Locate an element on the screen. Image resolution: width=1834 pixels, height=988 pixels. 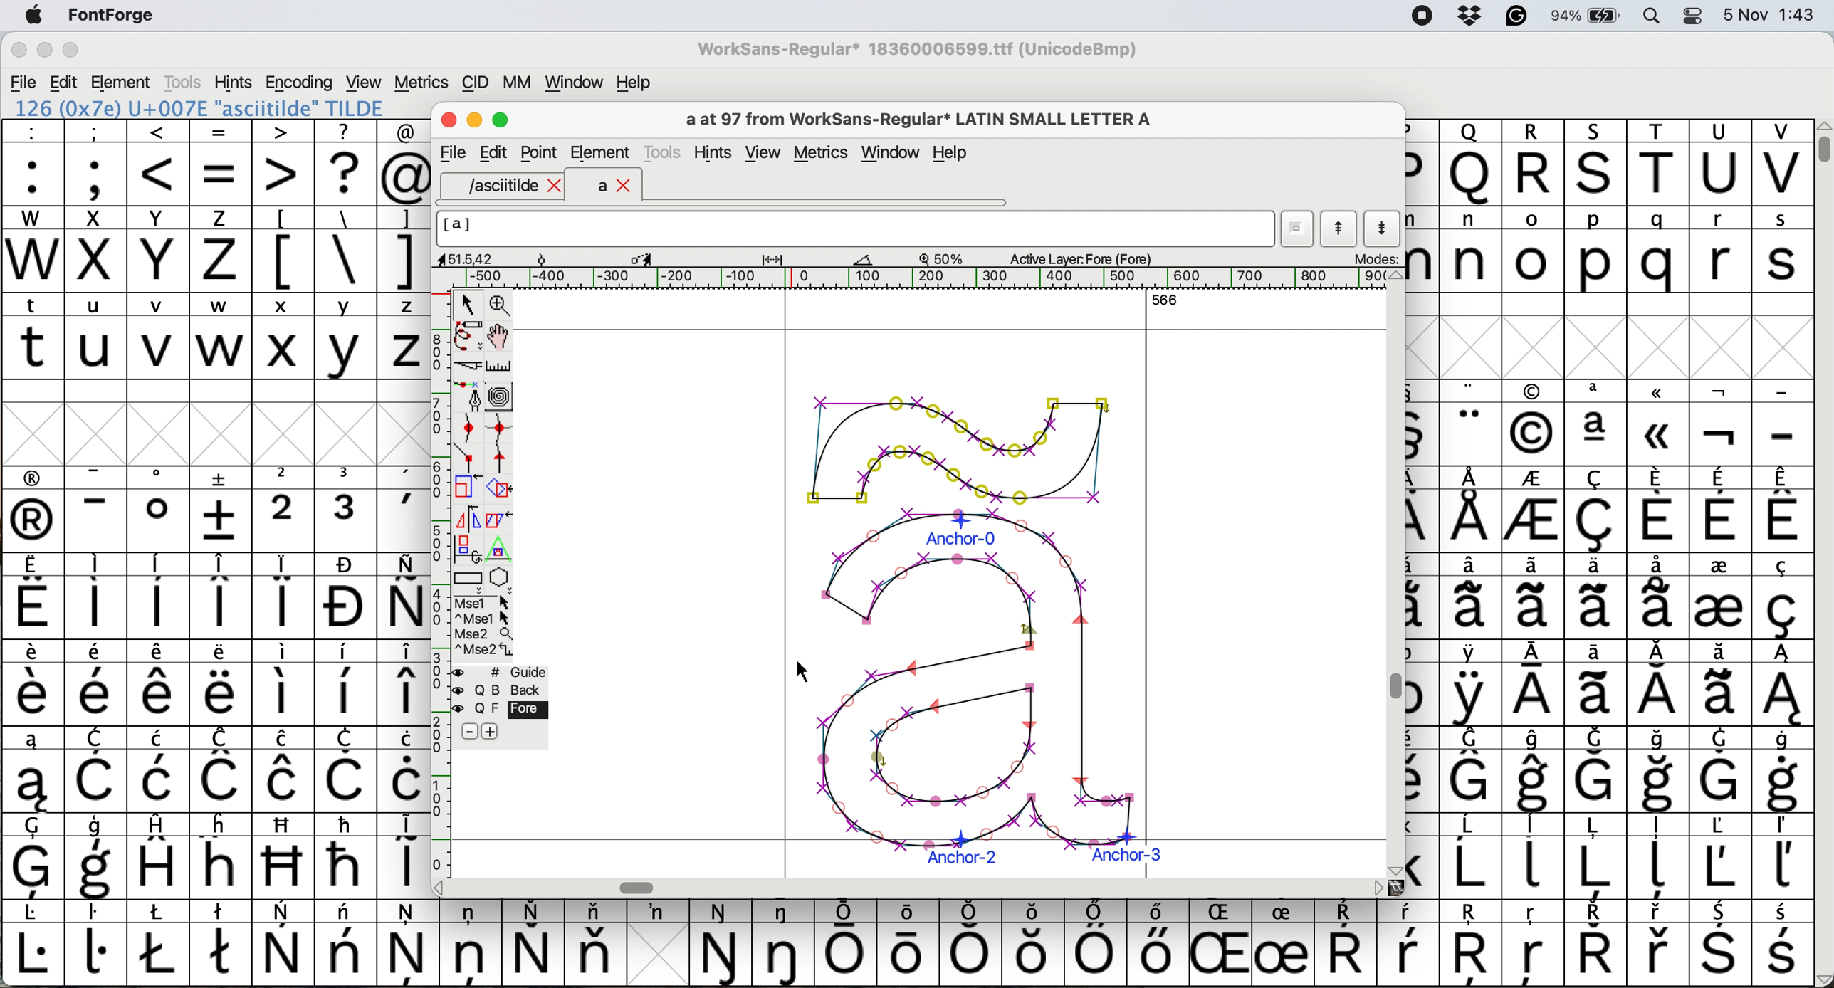
hints is located at coordinates (716, 153).